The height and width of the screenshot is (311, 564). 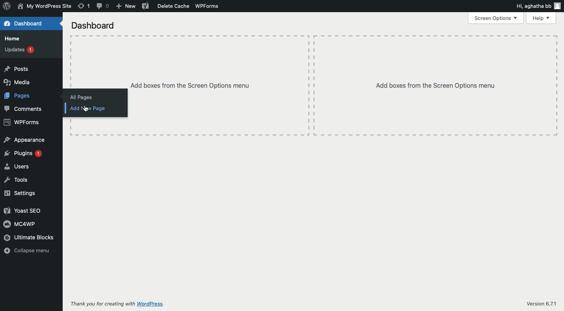 What do you see at coordinates (93, 26) in the screenshot?
I see `Dashboard` at bounding box center [93, 26].